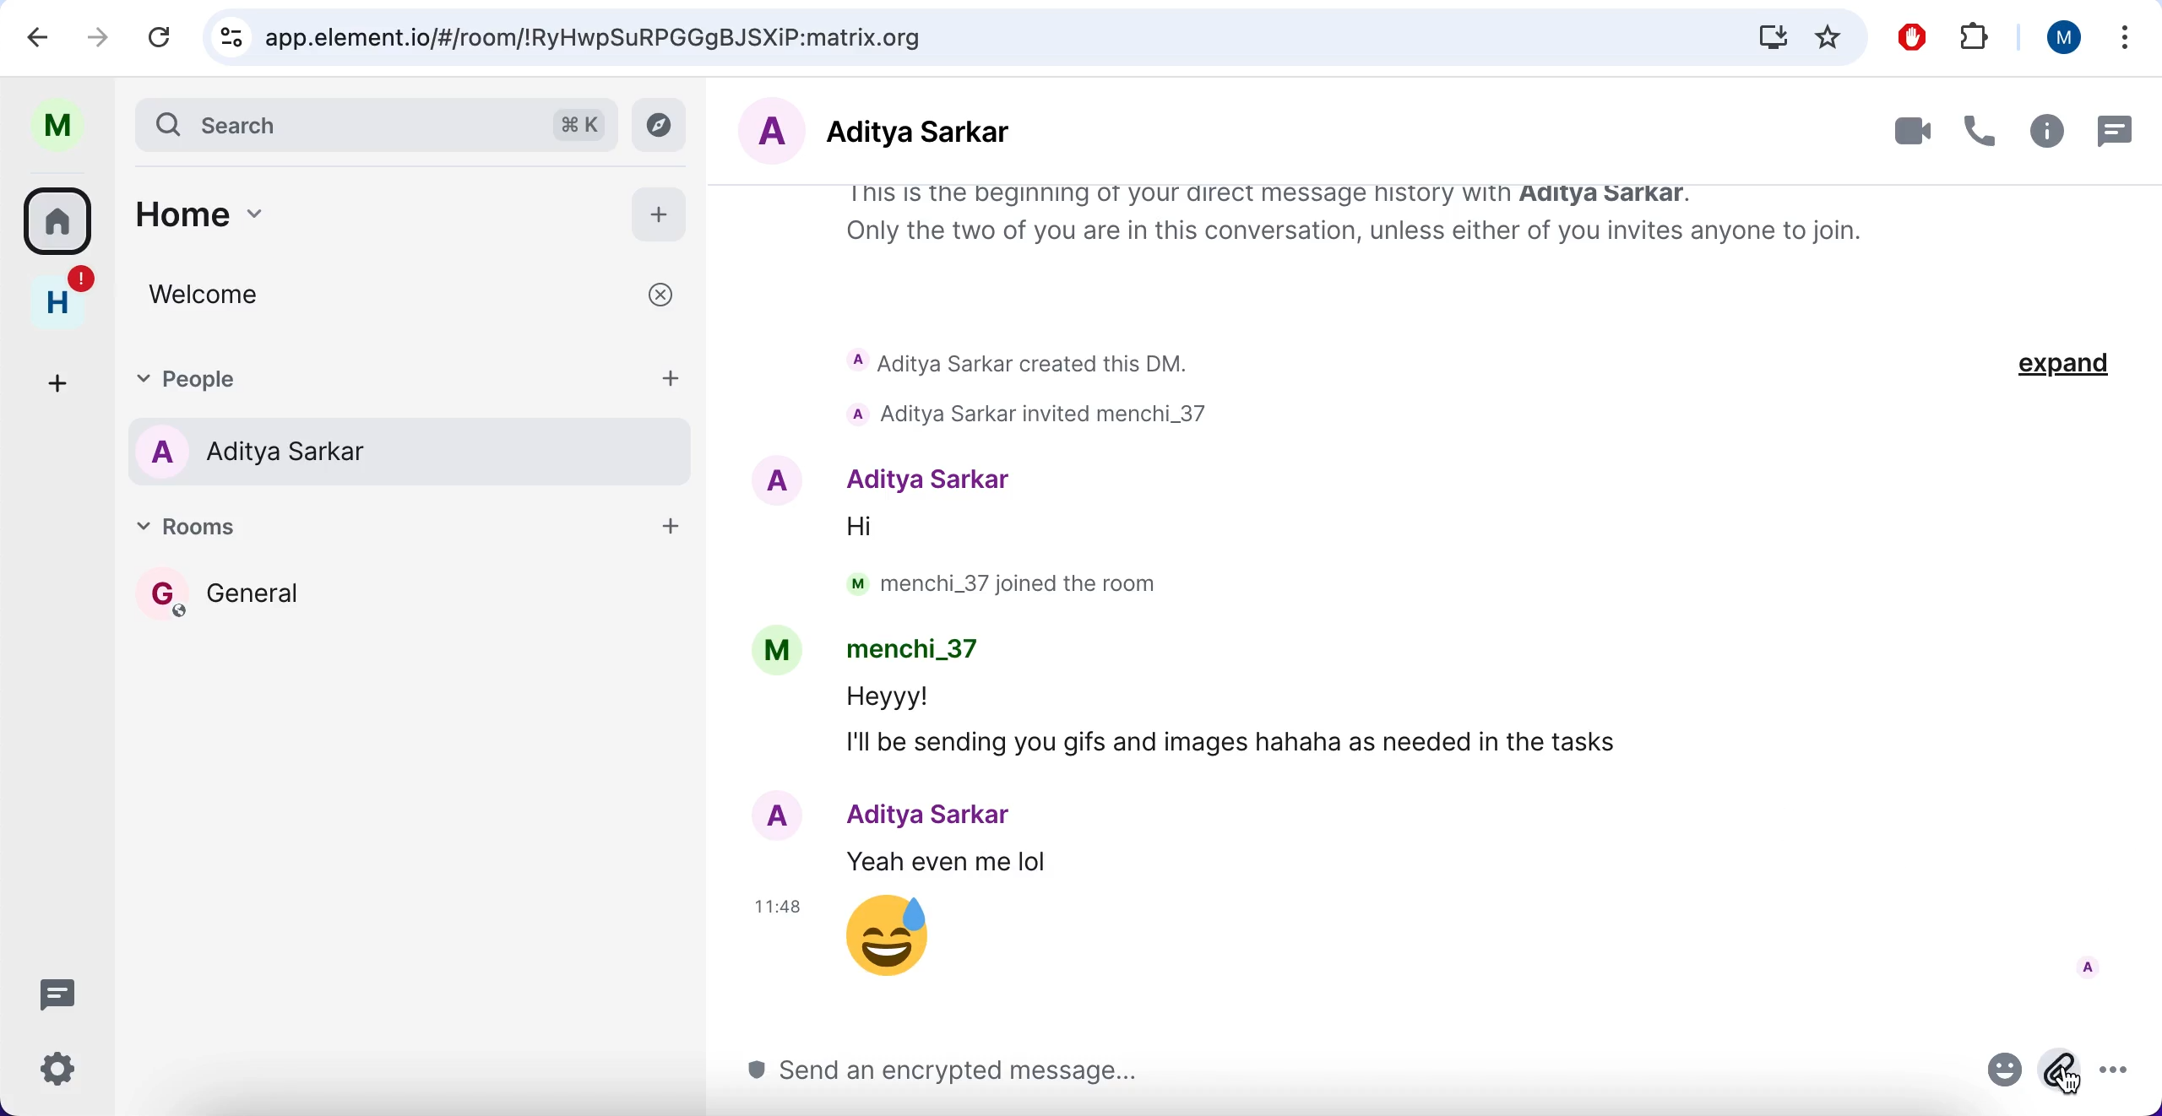 The image size is (2162, 1116). What do you see at coordinates (46, 37) in the screenshot?
I see `undo` at bounding box center [46, 37].